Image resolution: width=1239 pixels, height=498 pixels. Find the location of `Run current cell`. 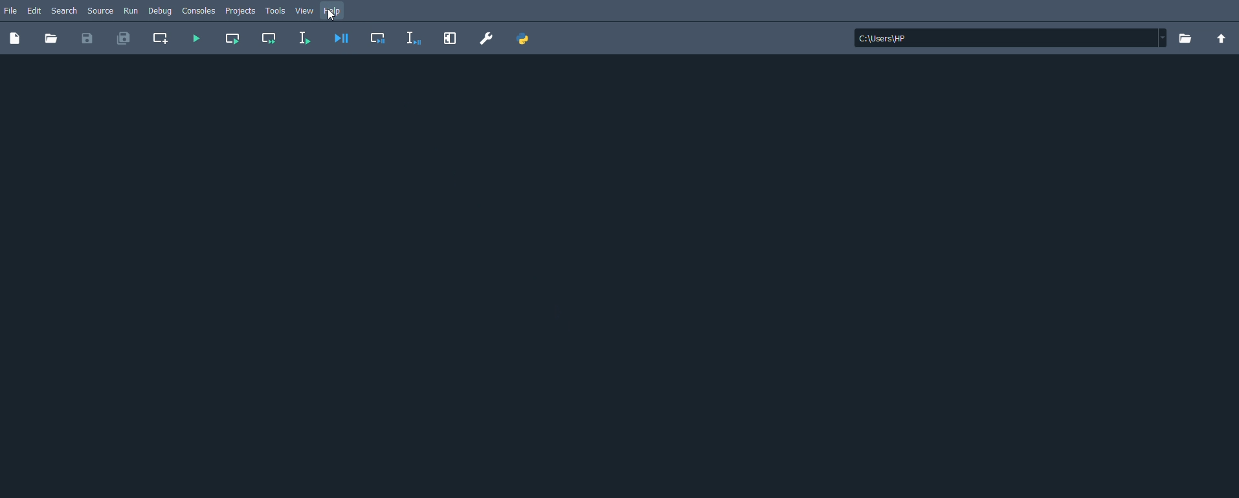

Run current cell is located at coordinates (234, 39).